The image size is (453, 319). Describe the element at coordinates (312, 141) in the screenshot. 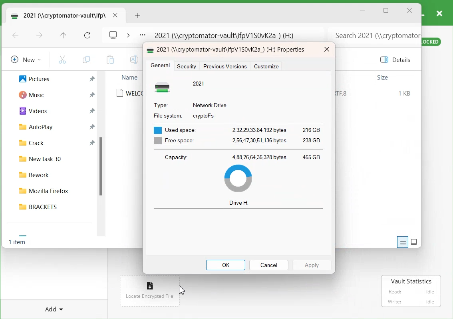

I see `238GB` at that location.